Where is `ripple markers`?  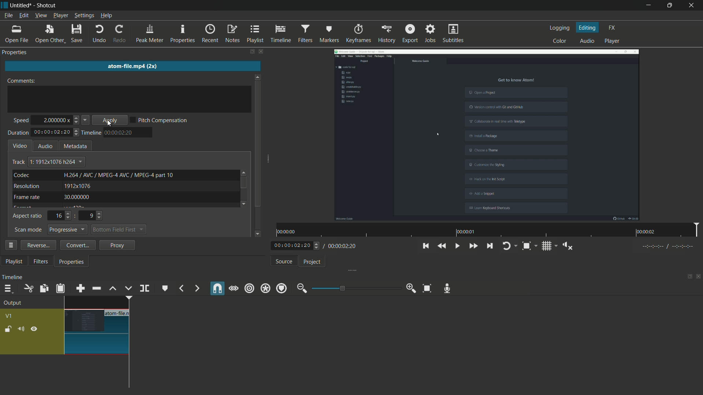 ripple markers is located at coordinates (282, 288).